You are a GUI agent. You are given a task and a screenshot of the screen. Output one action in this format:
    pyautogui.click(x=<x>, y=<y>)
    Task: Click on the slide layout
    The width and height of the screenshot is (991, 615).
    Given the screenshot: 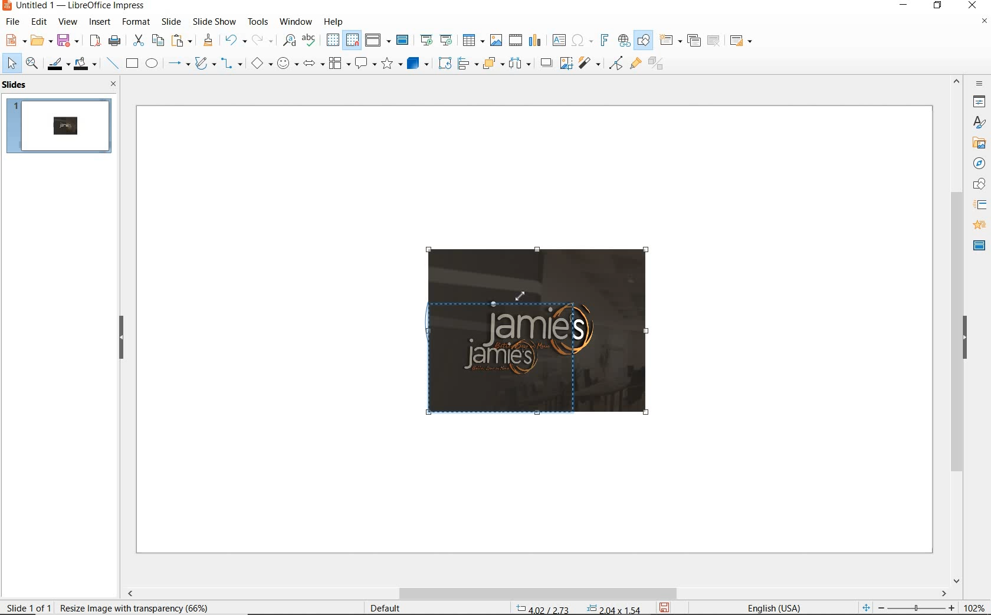 What is the action you would take?
    pyautogui.click(x=741, y=41)
    